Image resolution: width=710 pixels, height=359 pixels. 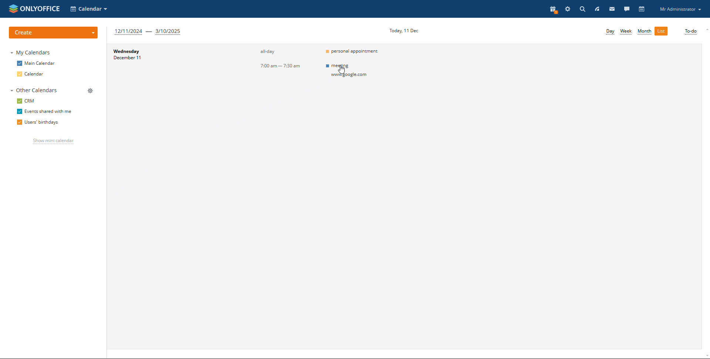 I want to click on users' birthdays, so click(x=37, y=123).